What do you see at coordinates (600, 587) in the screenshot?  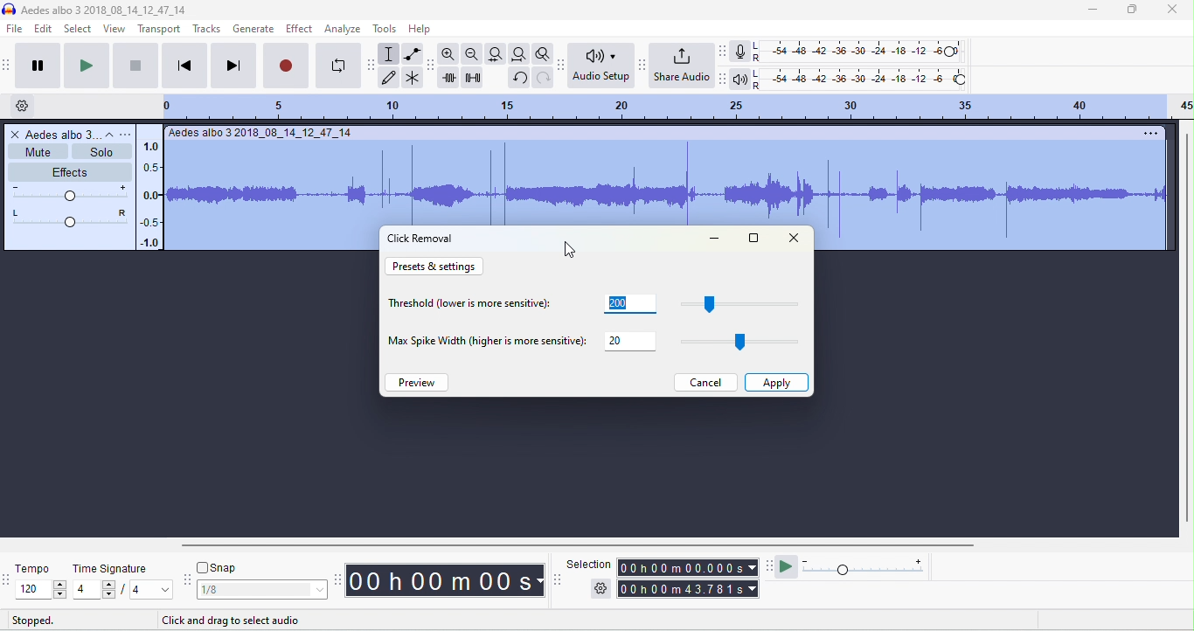 I see `selection options` at bounding box center [600, 587].